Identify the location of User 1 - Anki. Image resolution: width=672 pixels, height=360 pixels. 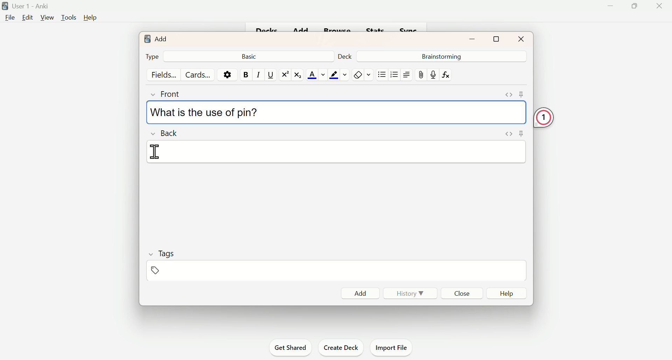
(27, 6).